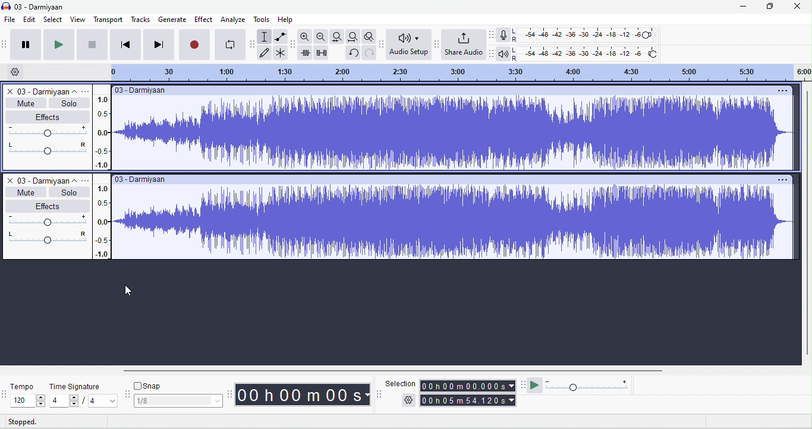  Describe the element at coordinates (503, 35) in the screenshot. I see `record meter` at that location.